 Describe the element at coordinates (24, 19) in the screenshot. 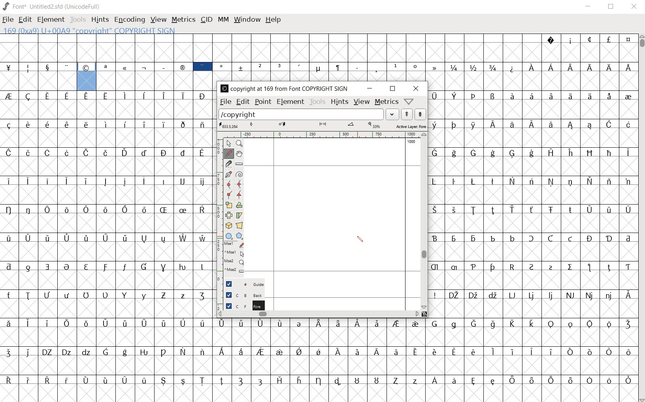

I see `edit` at that location.